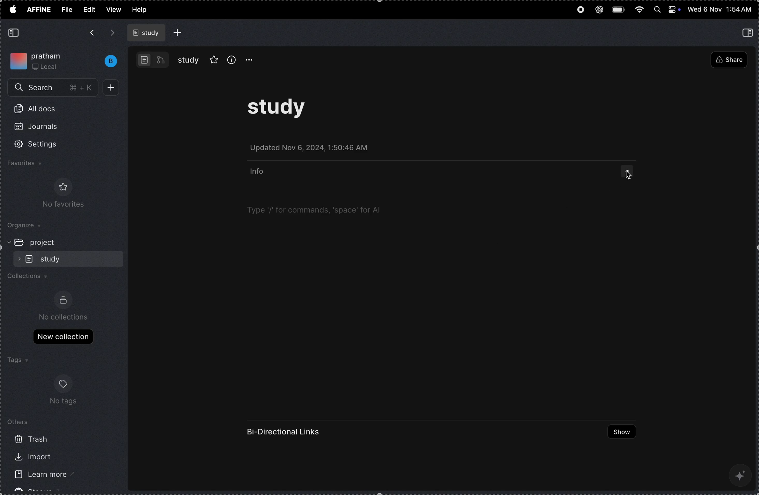  Describe the element at coordinates (232, 59) in the screenshot. I see `info` at that location.